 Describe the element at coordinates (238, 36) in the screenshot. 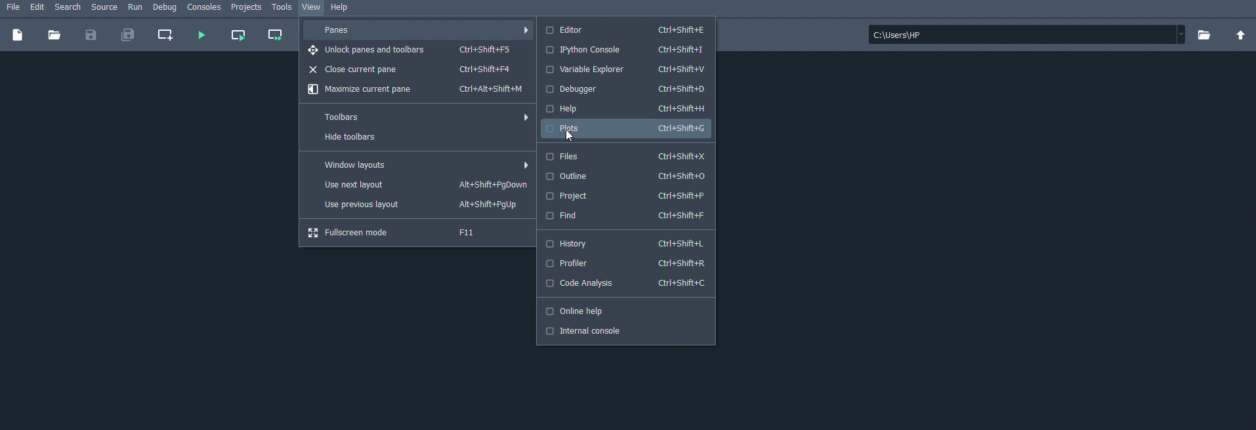

I see `Run current cell` at that location.